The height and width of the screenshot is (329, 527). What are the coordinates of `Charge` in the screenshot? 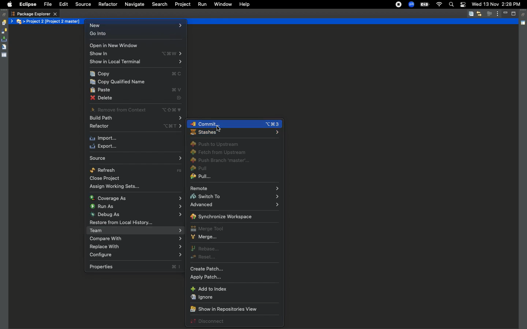 It's located at (424, 5).